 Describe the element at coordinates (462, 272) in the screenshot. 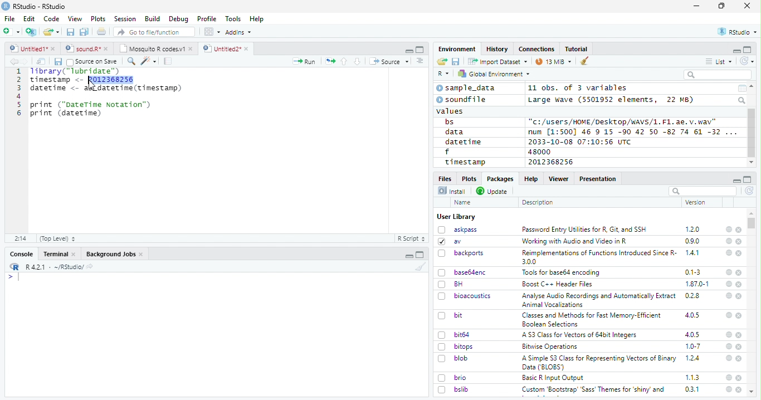

I see `base64enc` at that location.